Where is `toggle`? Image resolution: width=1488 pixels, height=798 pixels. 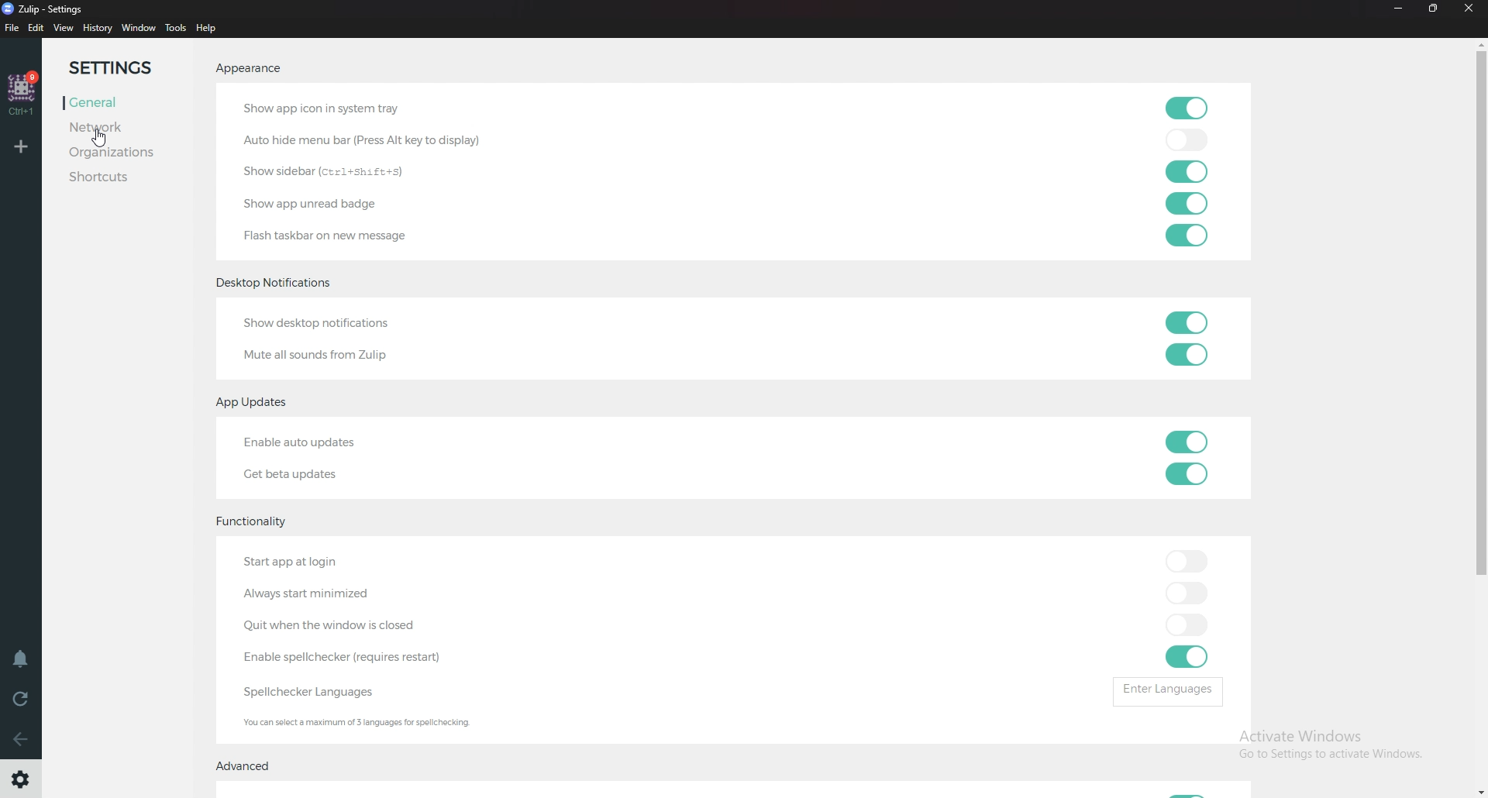
toggle is located at coordinates (1184, 172).